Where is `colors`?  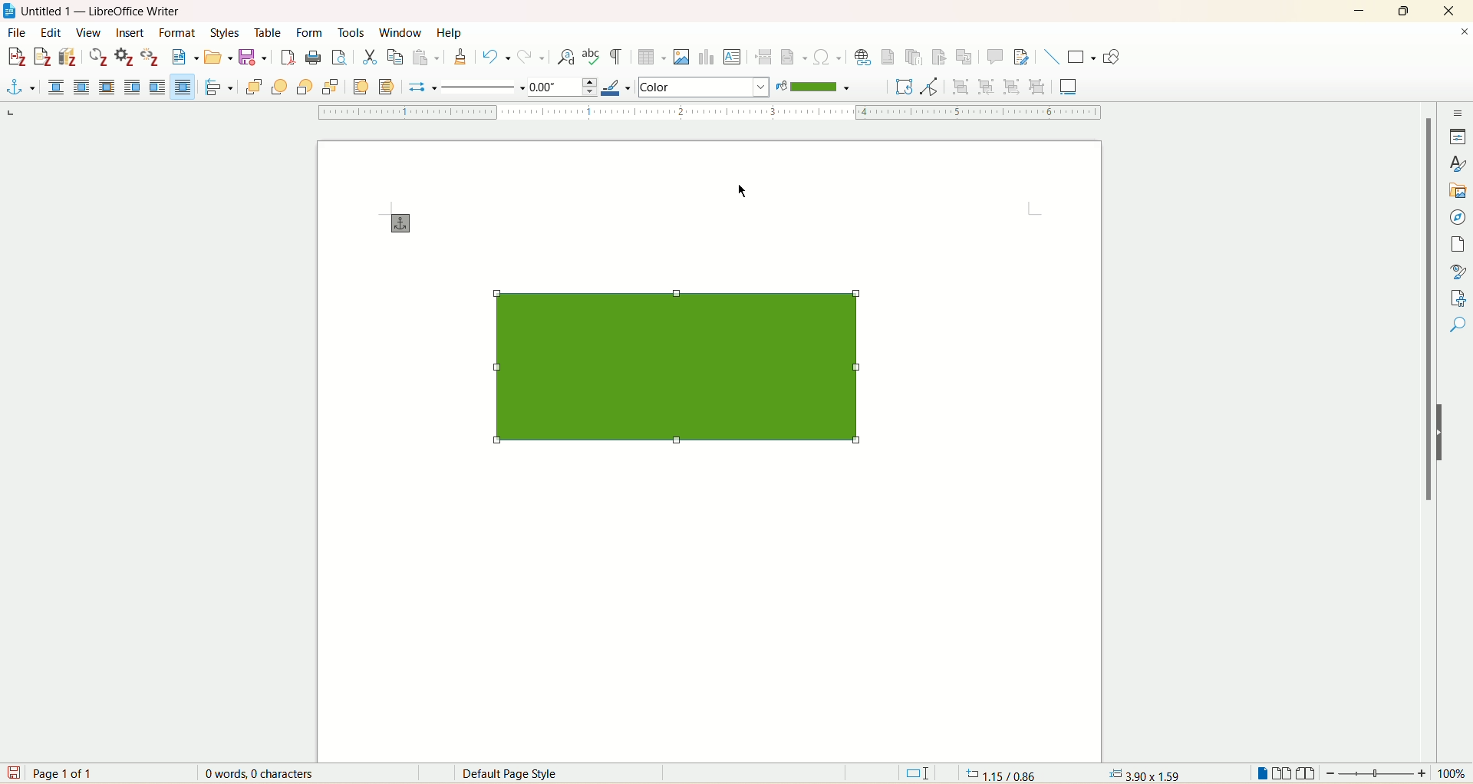
colors is located at coordinates (705, 86).